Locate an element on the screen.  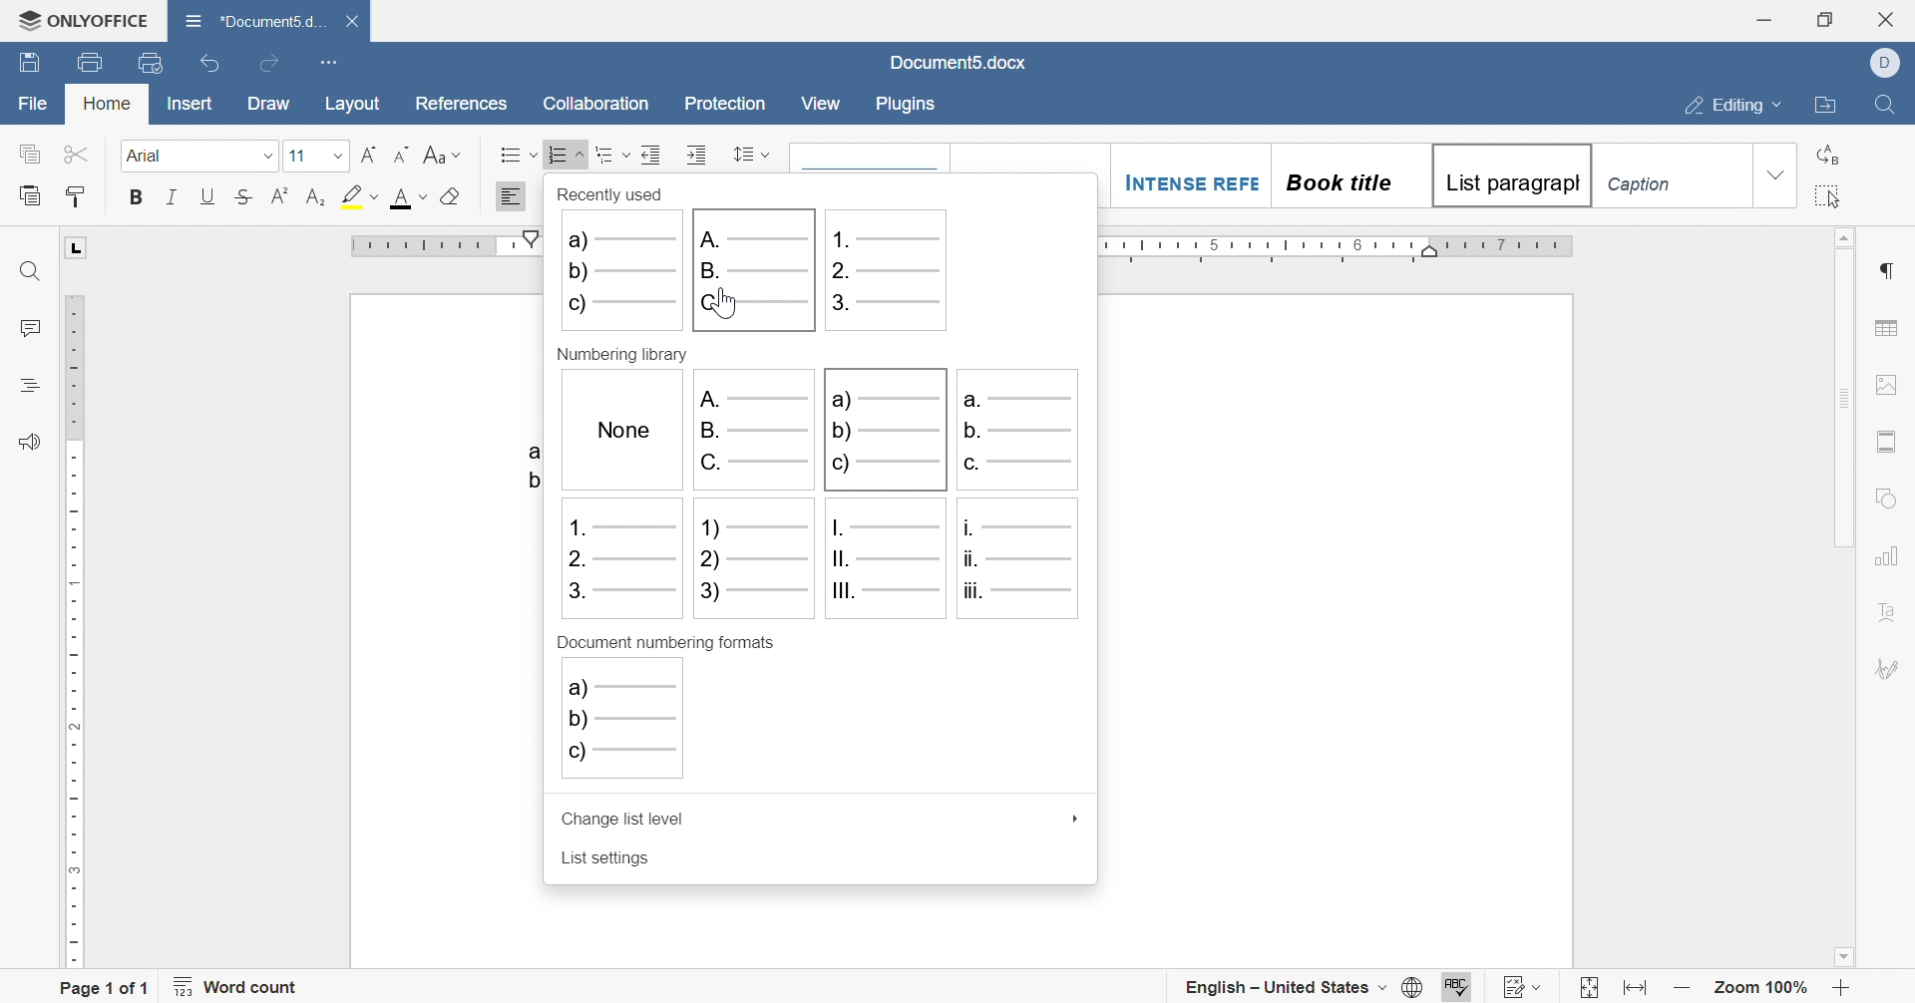
number alignment is located at coordinates (771, 275).